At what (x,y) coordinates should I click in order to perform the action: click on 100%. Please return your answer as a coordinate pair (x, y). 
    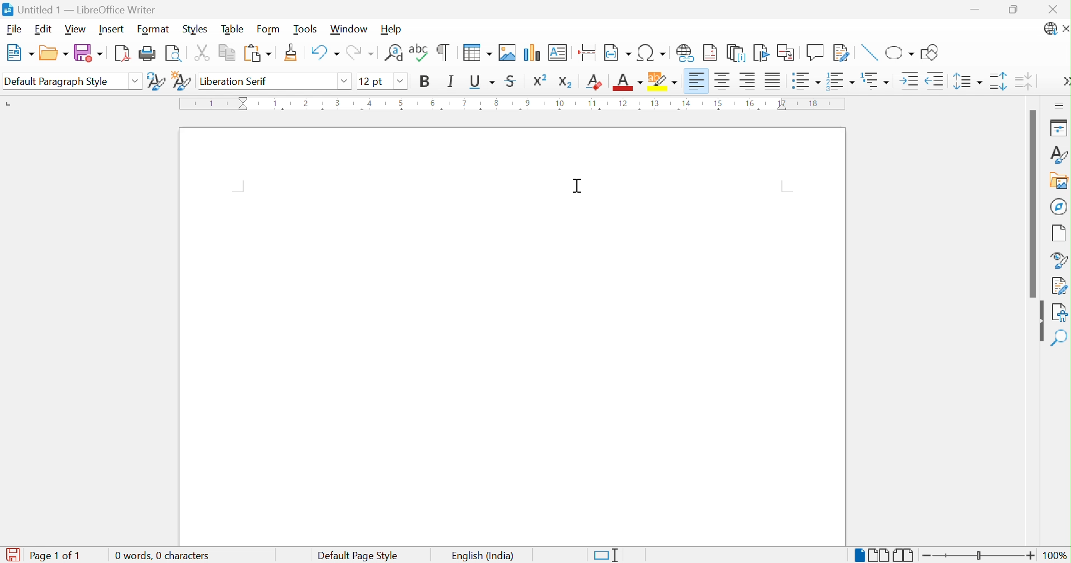
    Looking at the image, I should click on (1055, 556).